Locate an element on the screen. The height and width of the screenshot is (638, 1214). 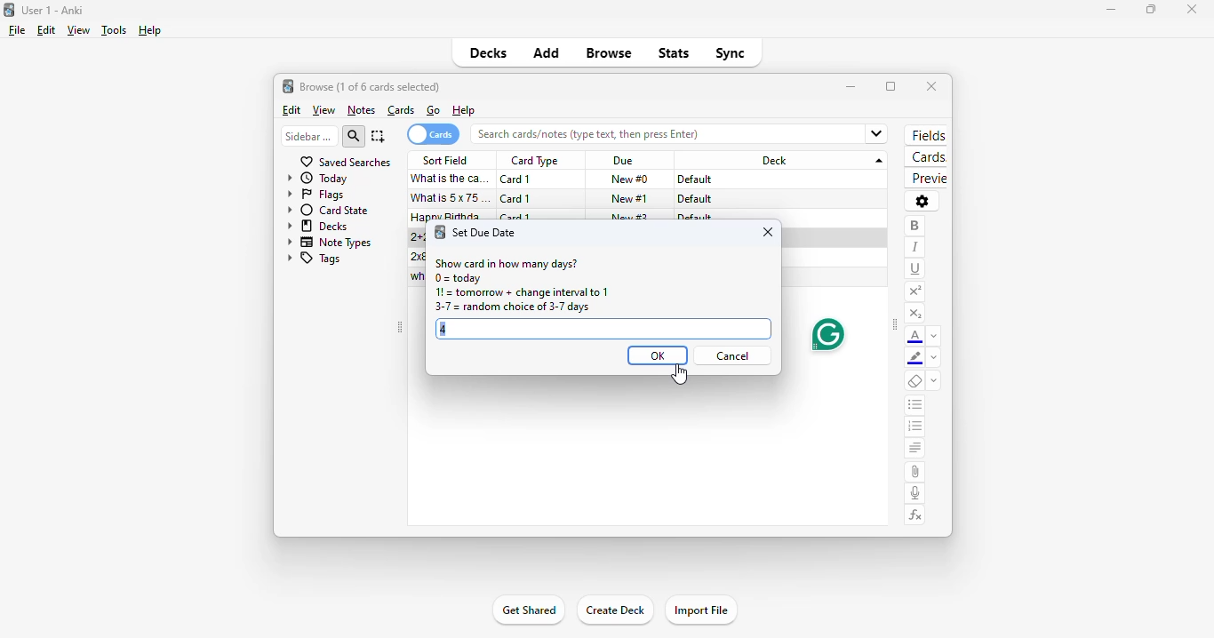
saved searches is located at coordinates (345, 162).